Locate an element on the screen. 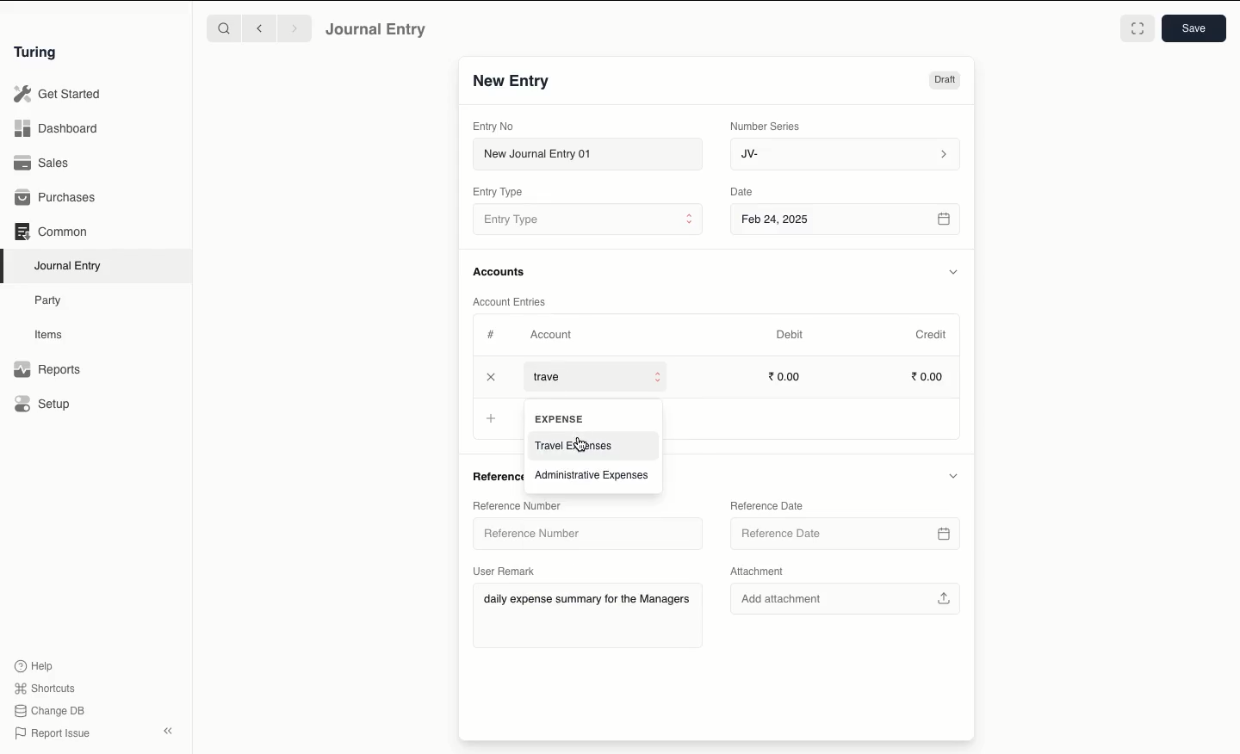 The image size is (1240, 754). Reference Number is located at coordinates (522, 505).